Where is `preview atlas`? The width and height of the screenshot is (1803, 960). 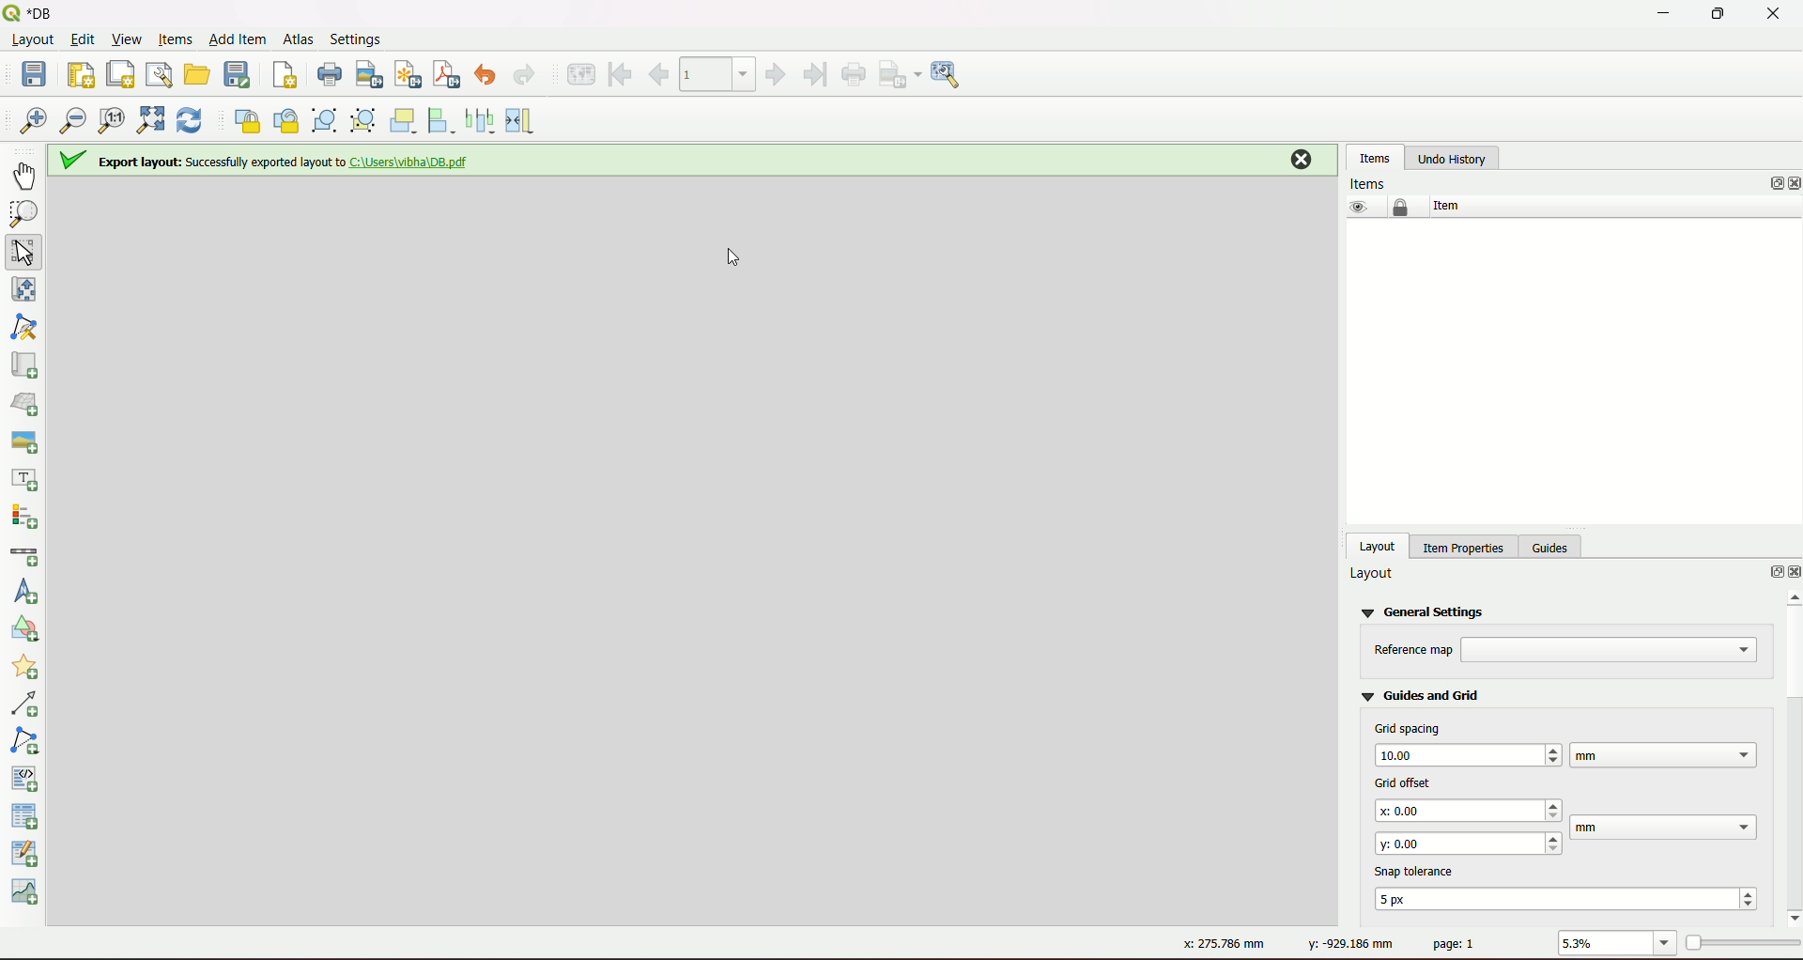
preview atlas is located at coordinates (579, 75).